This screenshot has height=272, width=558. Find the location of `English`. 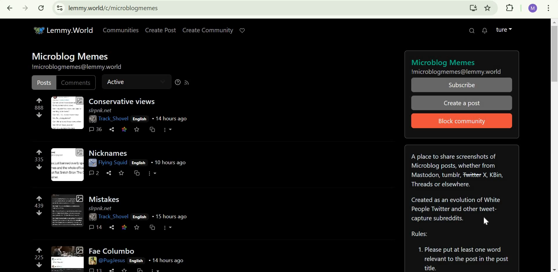

English is located at coordinates (140, 216).